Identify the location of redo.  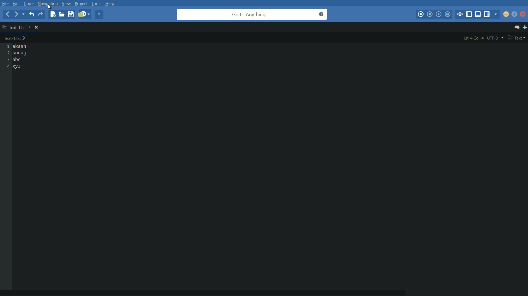
(40, 14).